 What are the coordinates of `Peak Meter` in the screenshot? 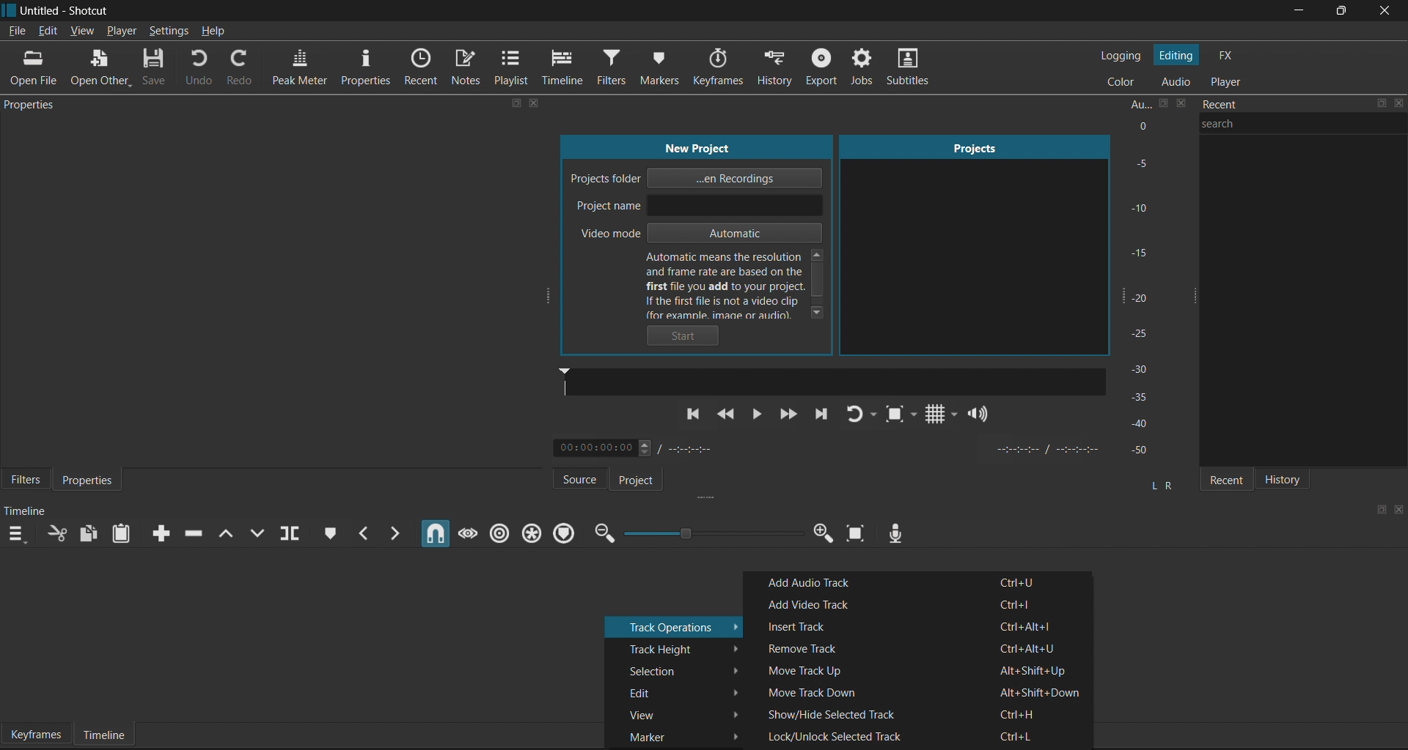 It's located at (298, 69).